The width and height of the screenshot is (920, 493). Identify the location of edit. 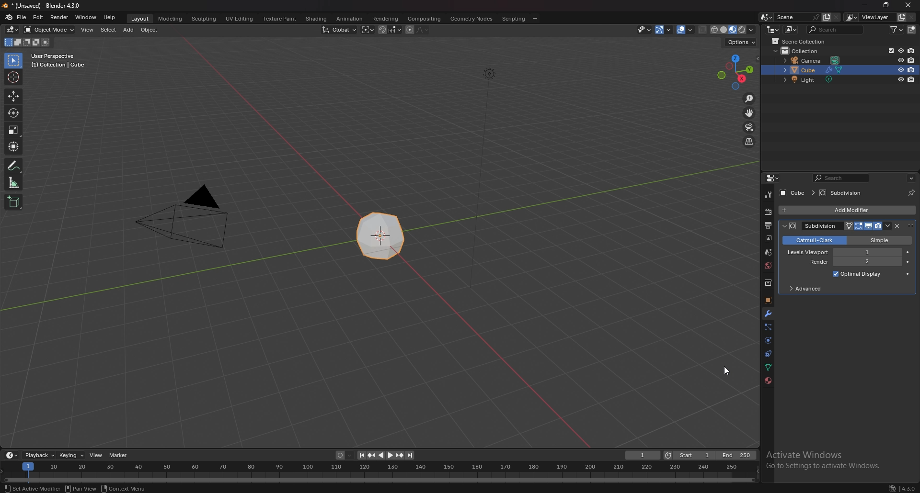
(38, 17).